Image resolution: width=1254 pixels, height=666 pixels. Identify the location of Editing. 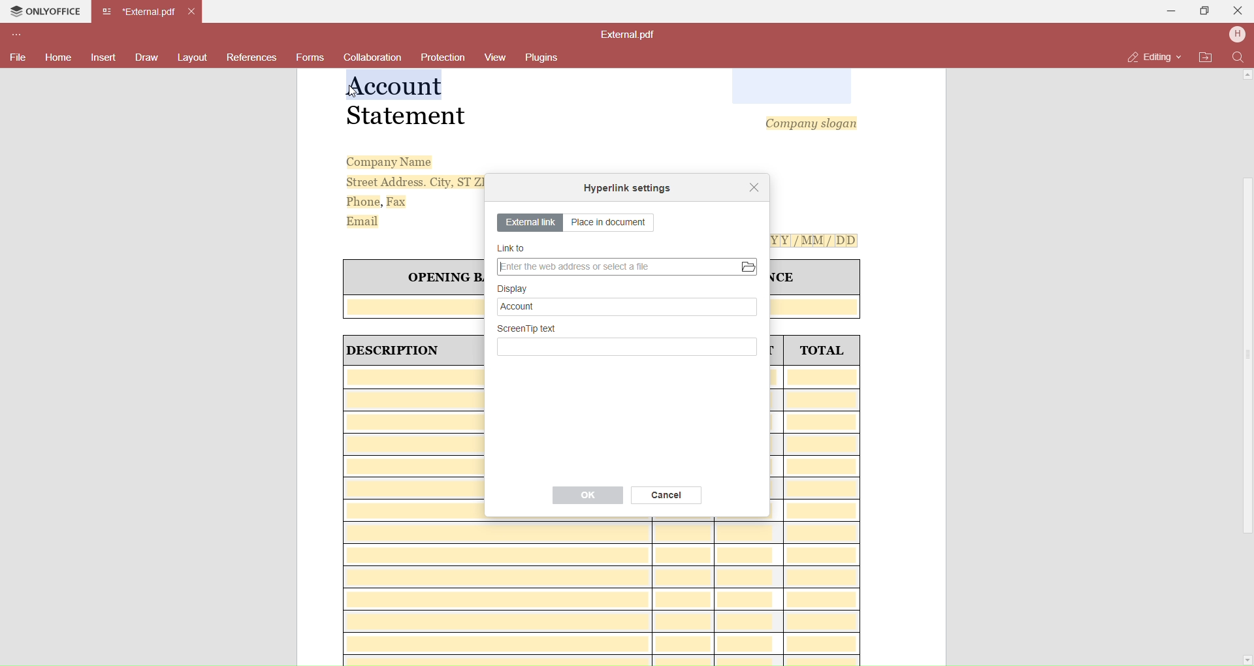
(1153, 57).